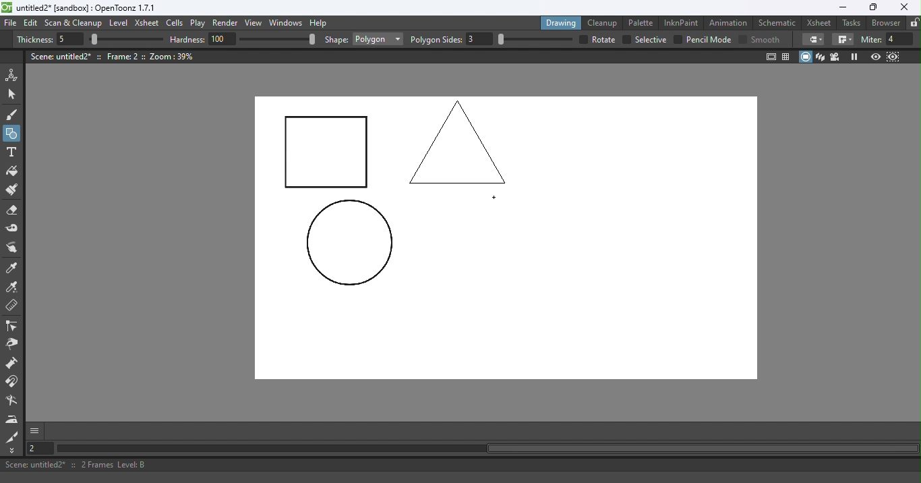 The height and width of the screenshot is (483, 921). I want to click on Type tool, so click(11, 153).